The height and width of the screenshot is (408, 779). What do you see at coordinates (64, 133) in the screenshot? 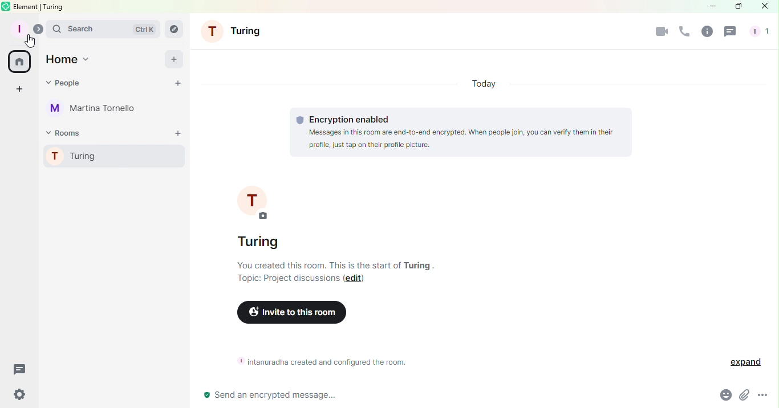
I see `Rooms` at bounding box center [64, 133].